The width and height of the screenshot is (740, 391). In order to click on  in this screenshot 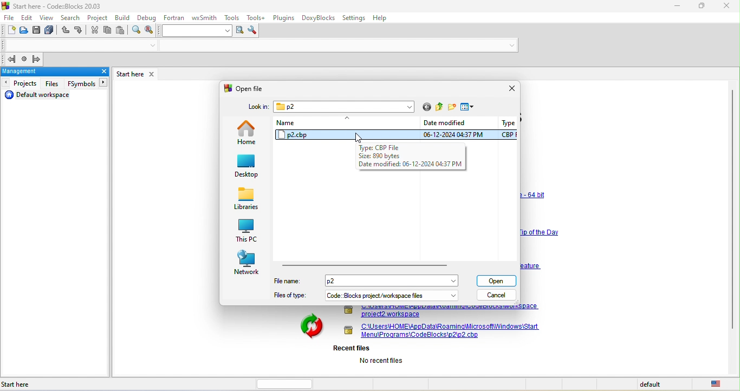, I will do `click(508, 128)`.